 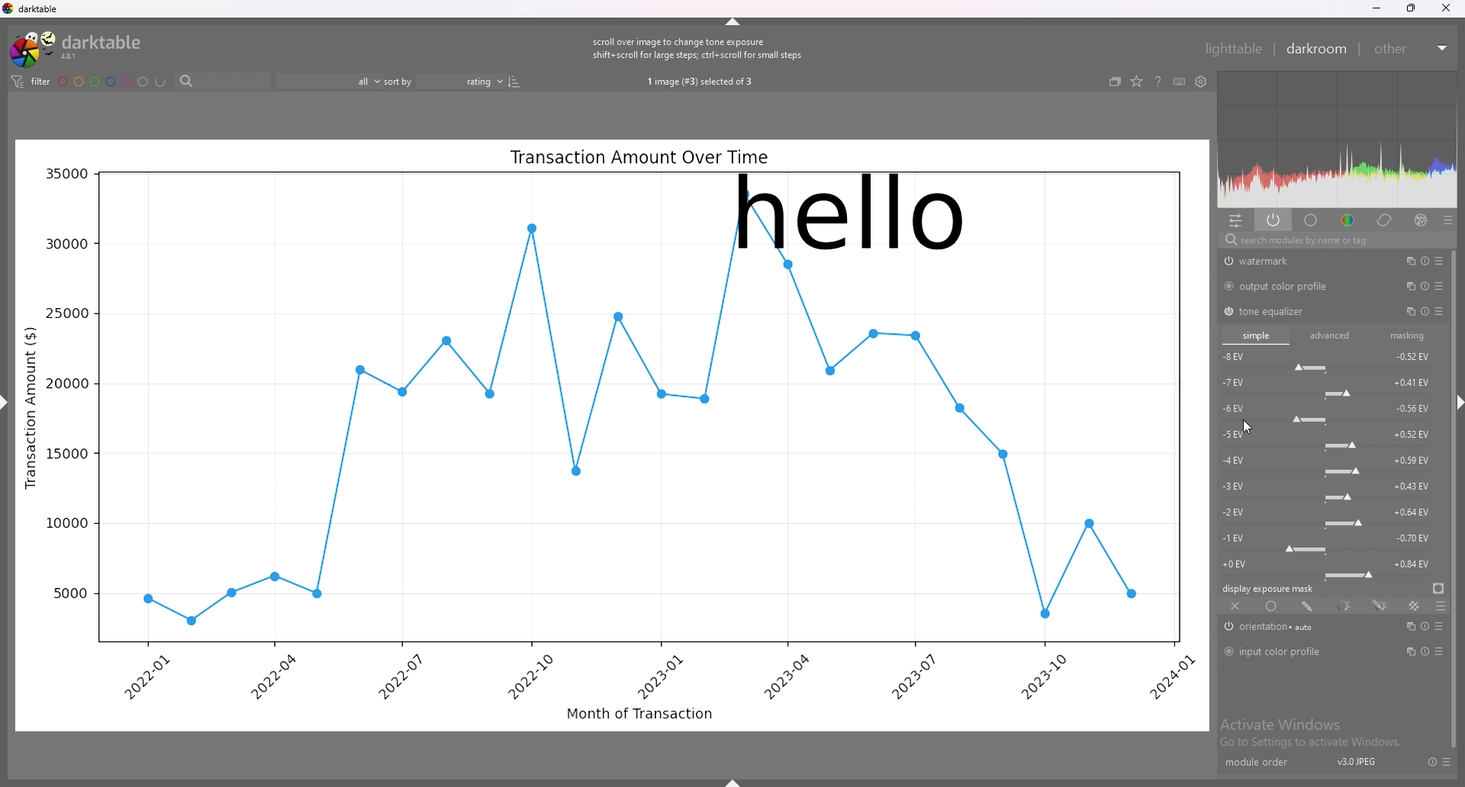 I want to click on show only active modules, so click(x=1274, y=221).